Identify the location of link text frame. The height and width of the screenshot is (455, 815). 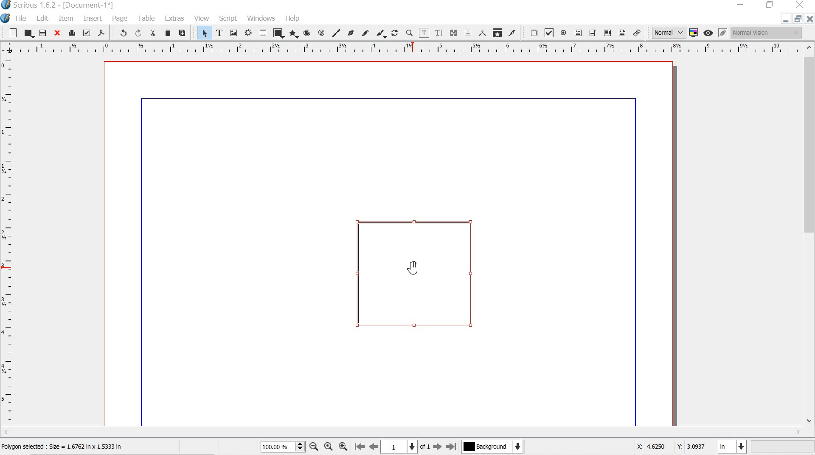
(453, 33).